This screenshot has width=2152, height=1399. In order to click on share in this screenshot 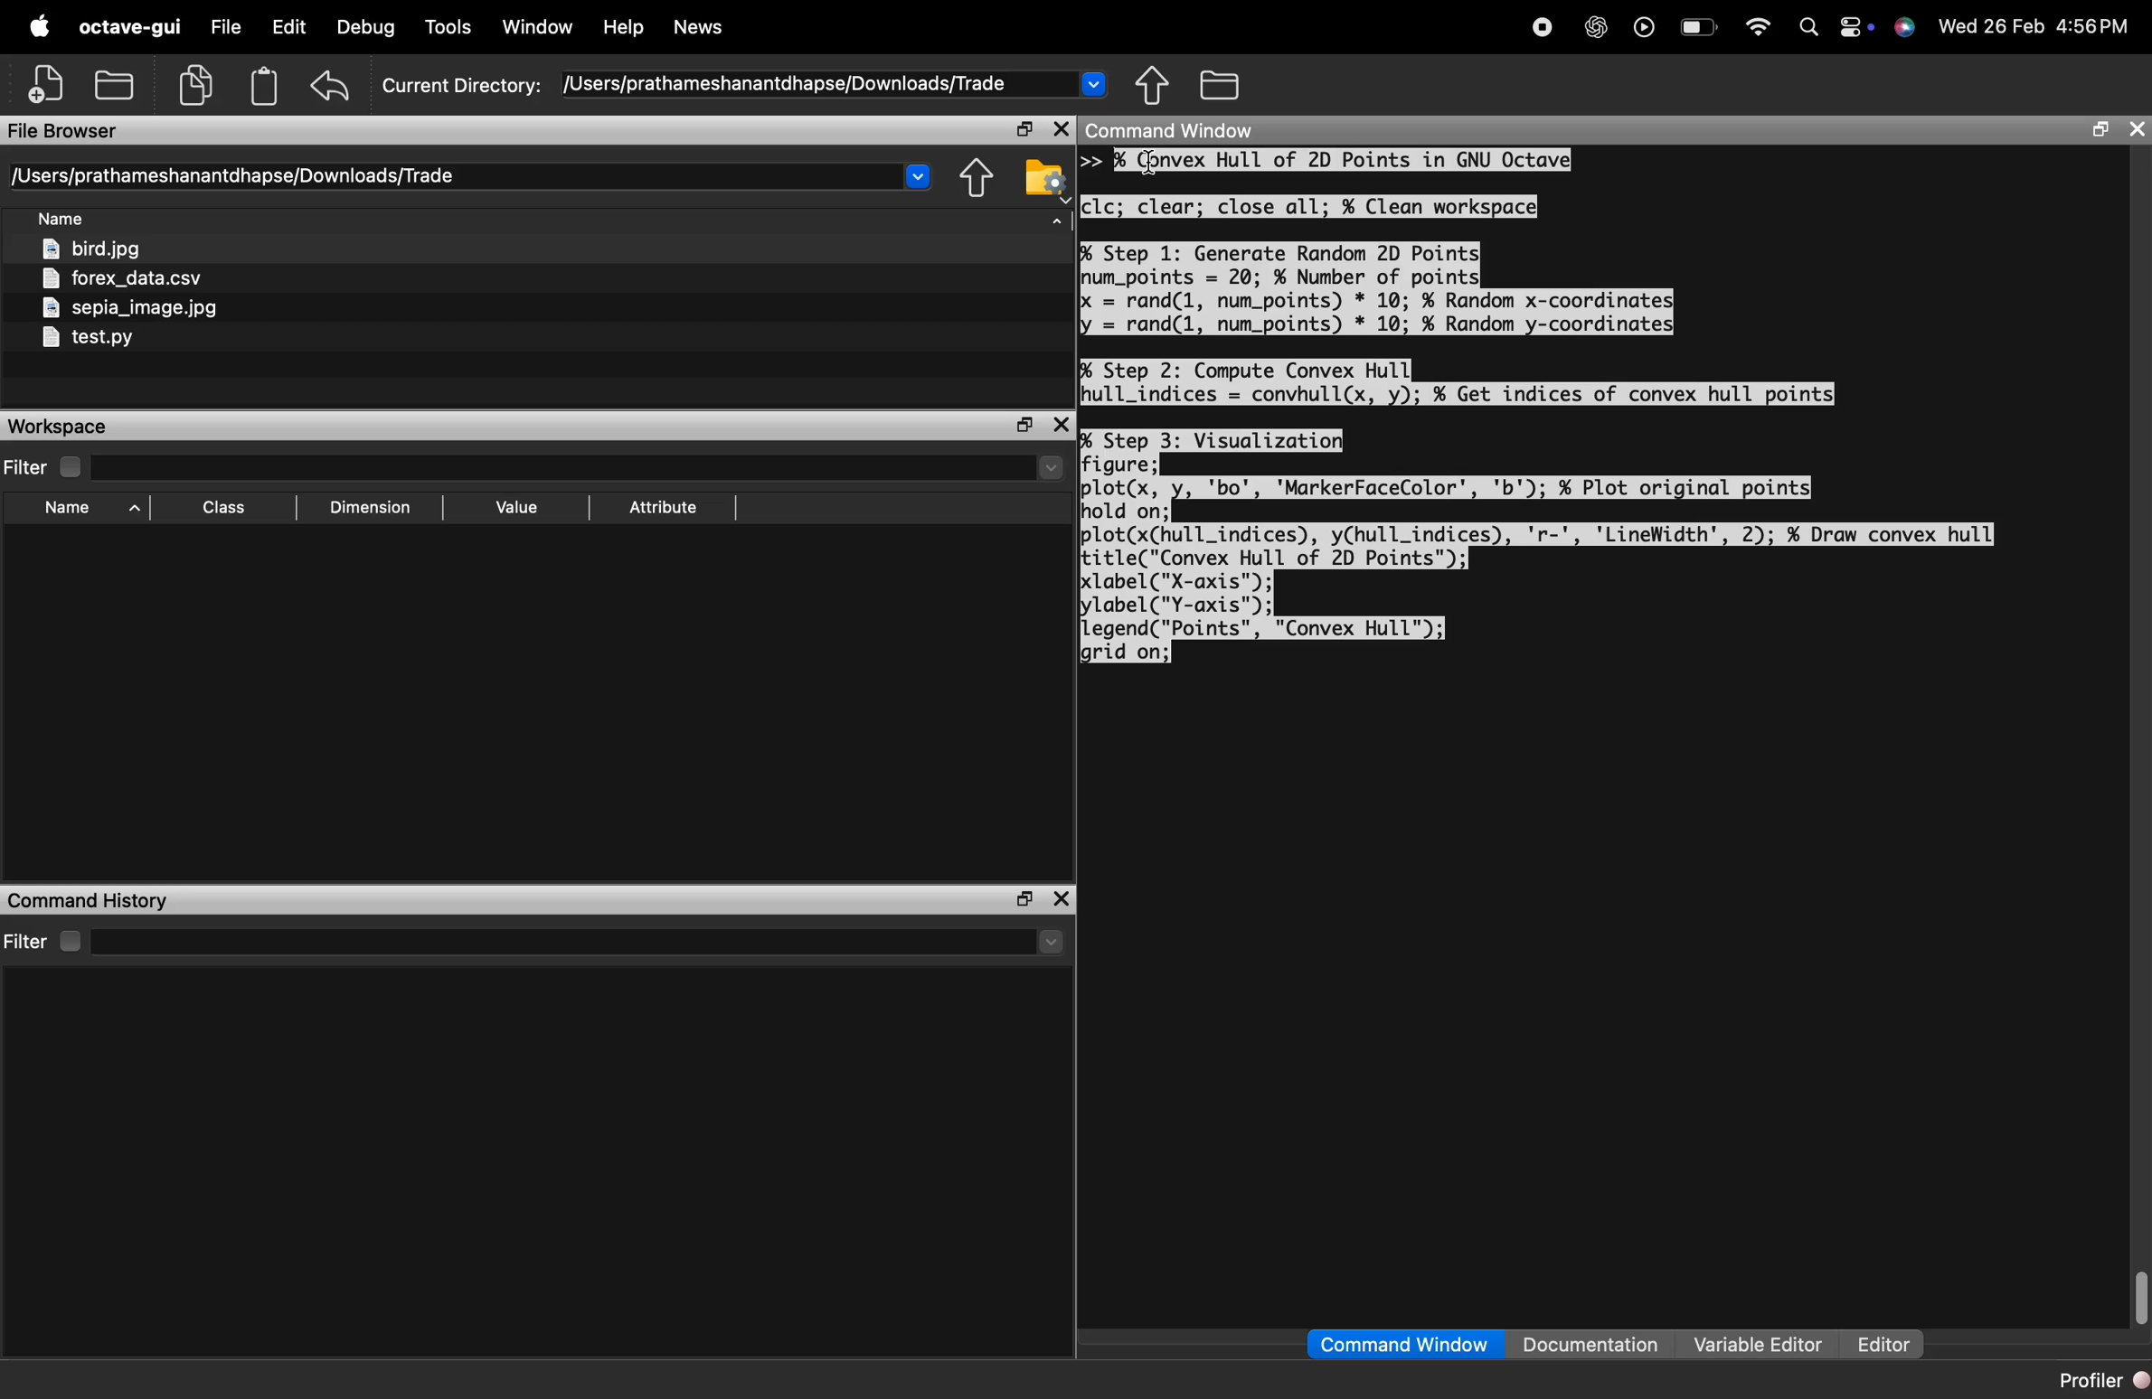, I will do `click(974, 179)`.